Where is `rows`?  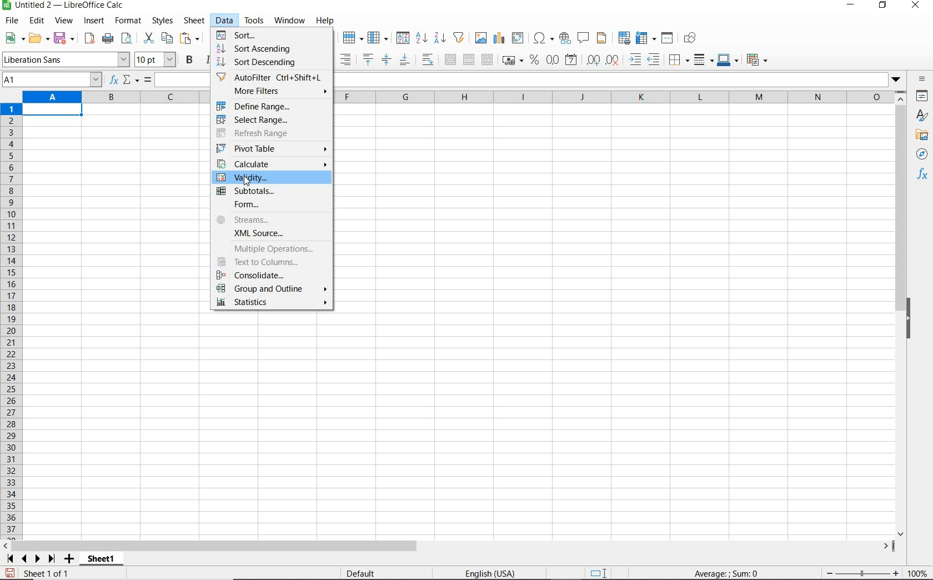 rows is located at coordinates (12, 322).